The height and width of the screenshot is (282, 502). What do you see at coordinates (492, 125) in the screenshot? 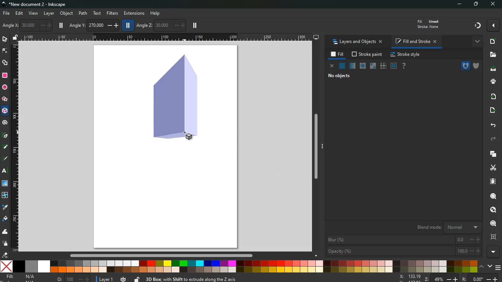
I see `back` at bounding box center [492, 125].